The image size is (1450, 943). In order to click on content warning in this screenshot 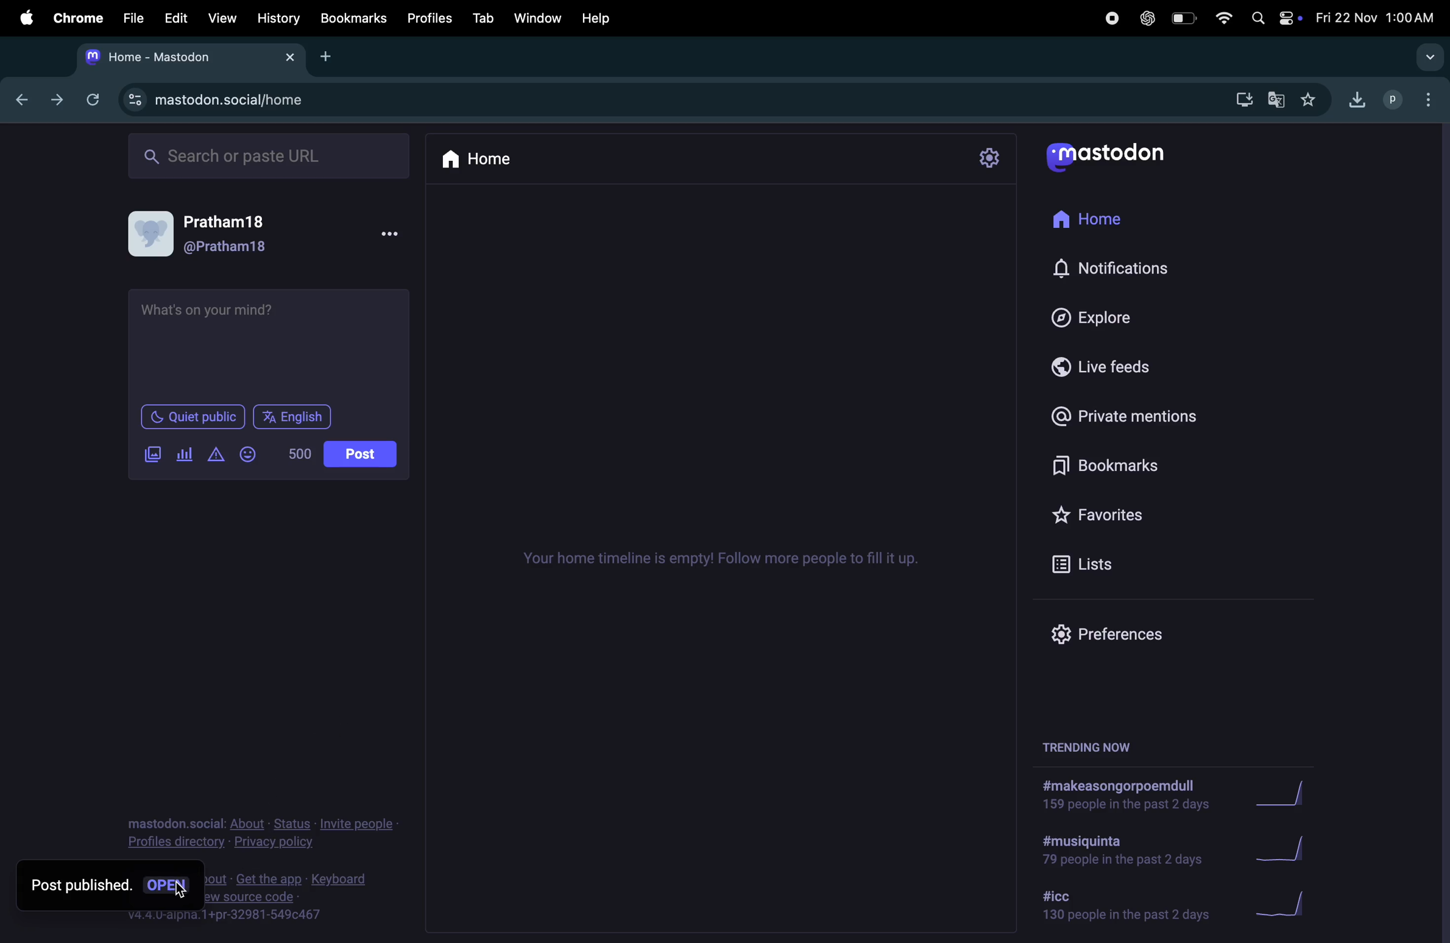, I will do `click(215, 457)`.